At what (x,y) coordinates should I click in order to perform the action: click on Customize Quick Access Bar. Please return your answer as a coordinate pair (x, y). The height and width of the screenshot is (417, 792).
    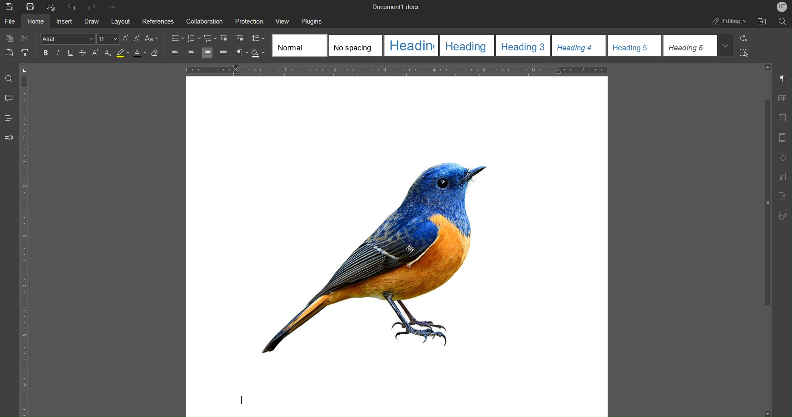
    Looking at the image, I should click on (112, 6).